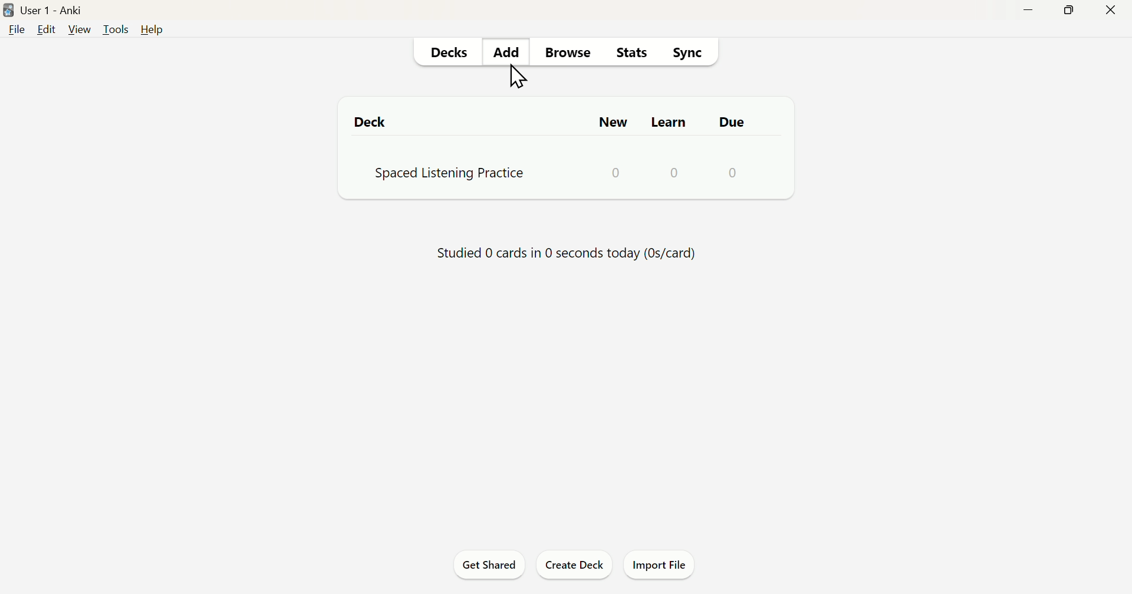 The width and height of the screenshot is (1132, 594). What do you see at coordinates (612, 121) in the screenshot?
I see `New` at bounding box center [612, 121].